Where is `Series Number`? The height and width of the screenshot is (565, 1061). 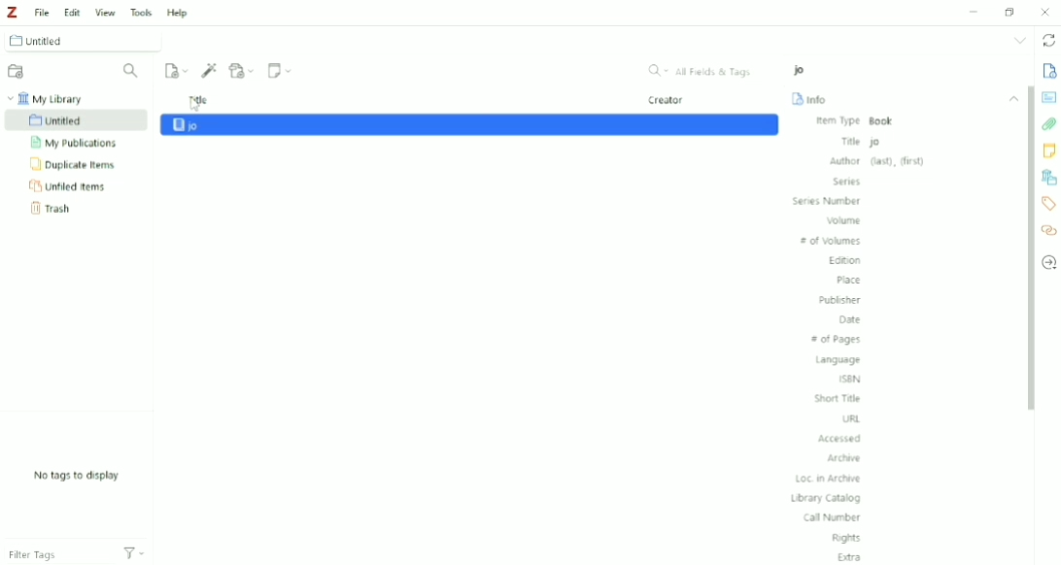 Series Number is located at coordinates (828, 201).